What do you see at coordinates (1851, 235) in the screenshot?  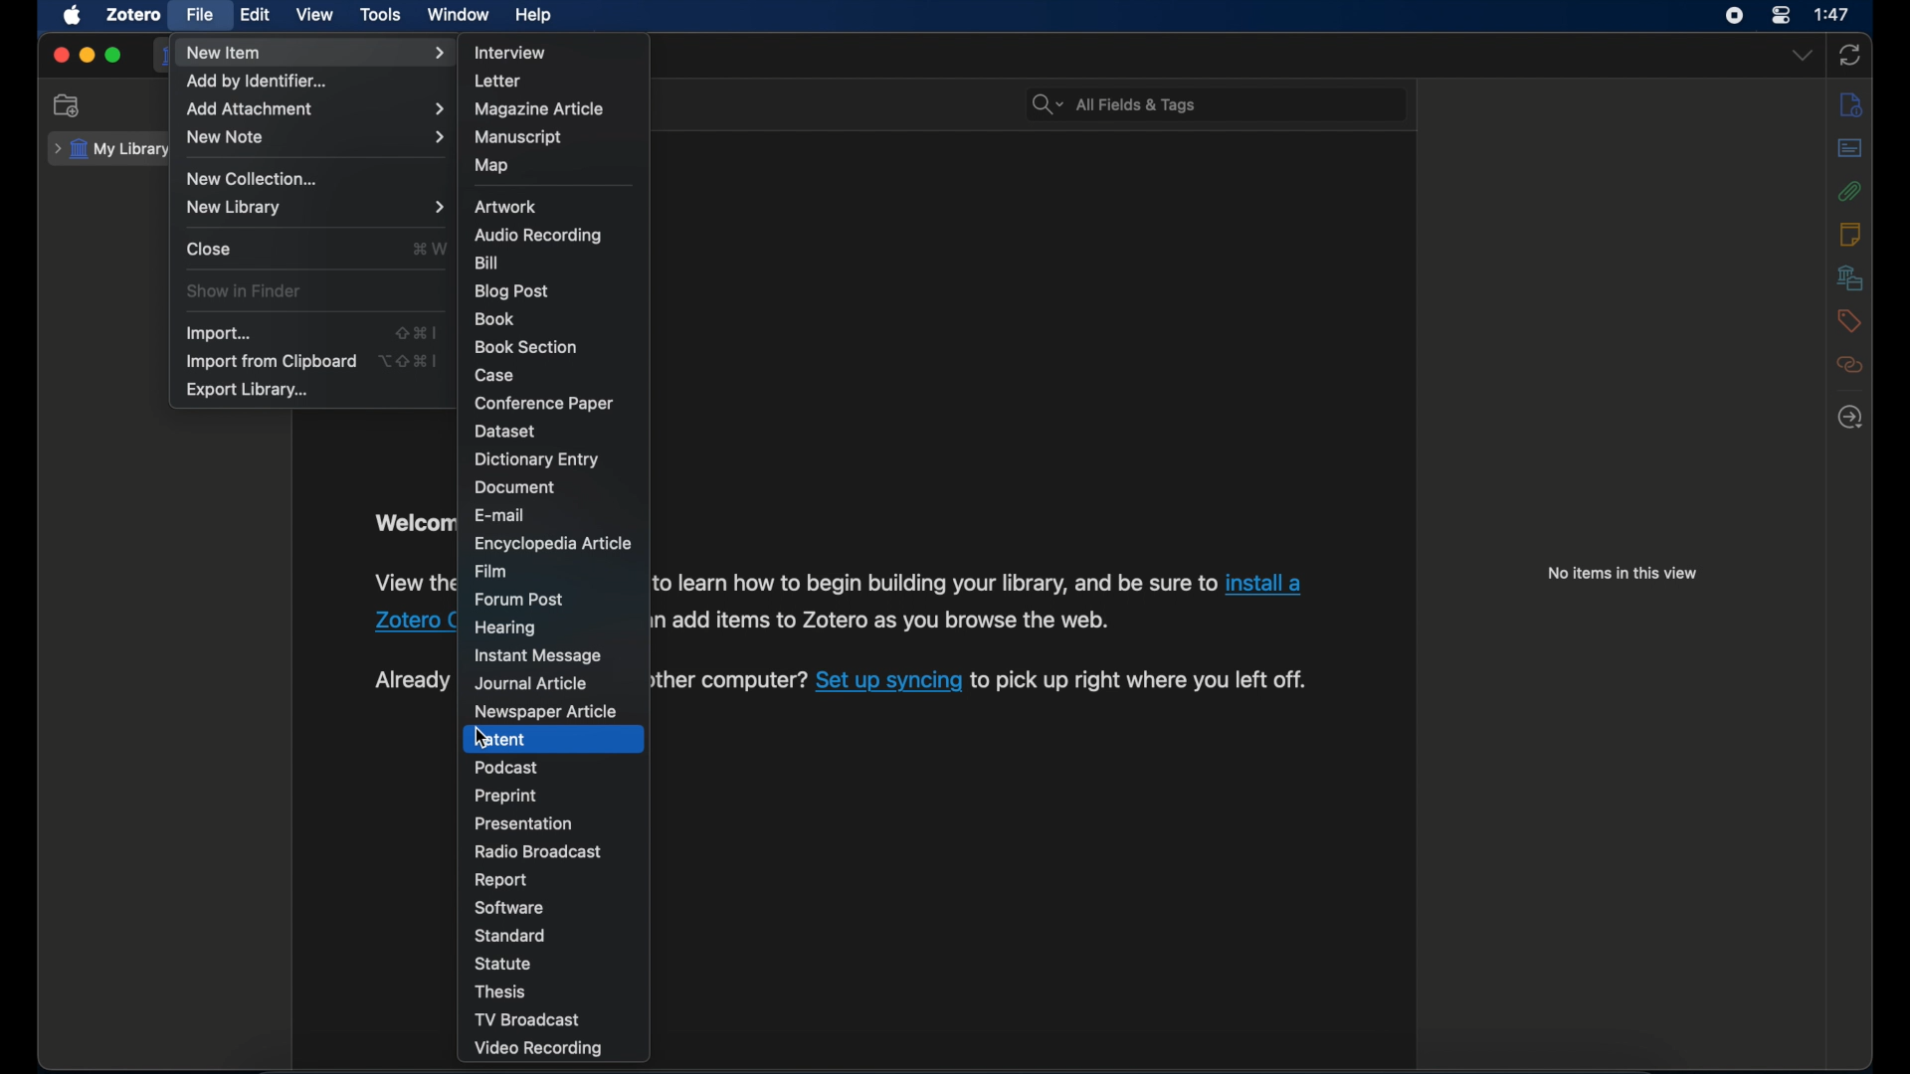 I see `notes` at bounding box center [1851, 235].